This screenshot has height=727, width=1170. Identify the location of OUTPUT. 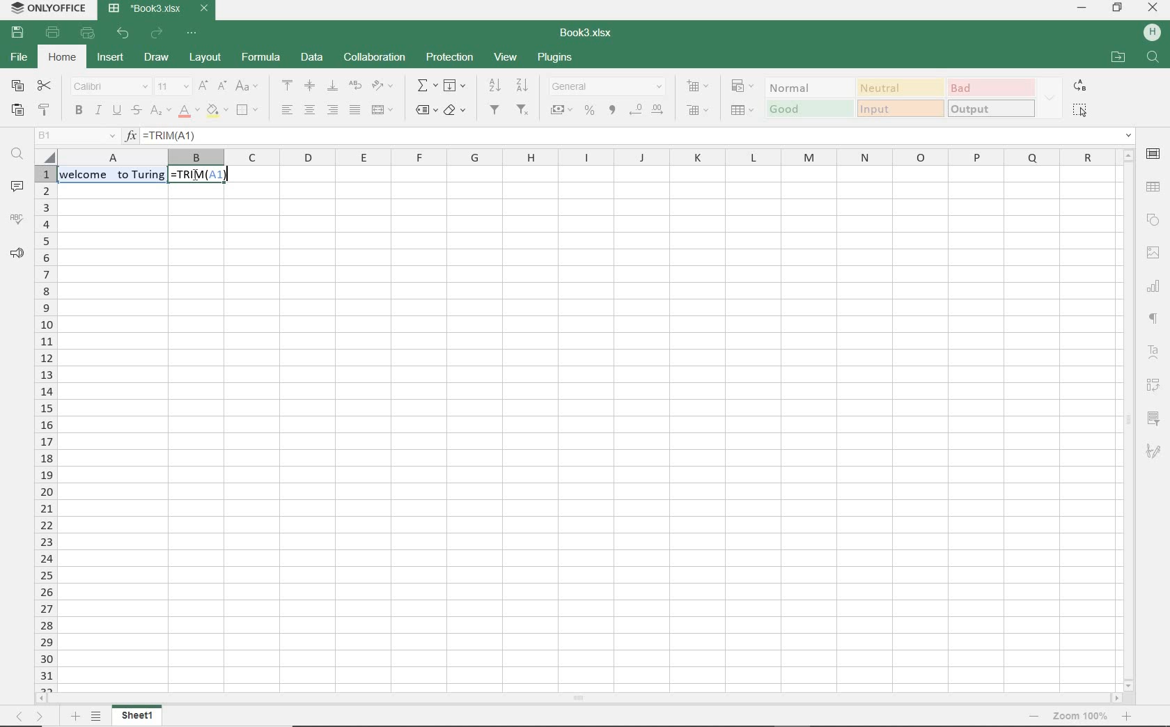
(990, 109).